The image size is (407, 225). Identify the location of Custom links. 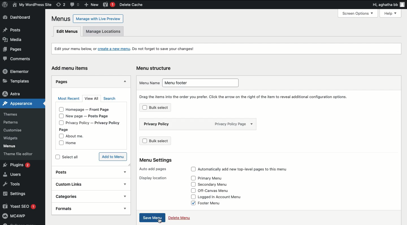
(83, 184).